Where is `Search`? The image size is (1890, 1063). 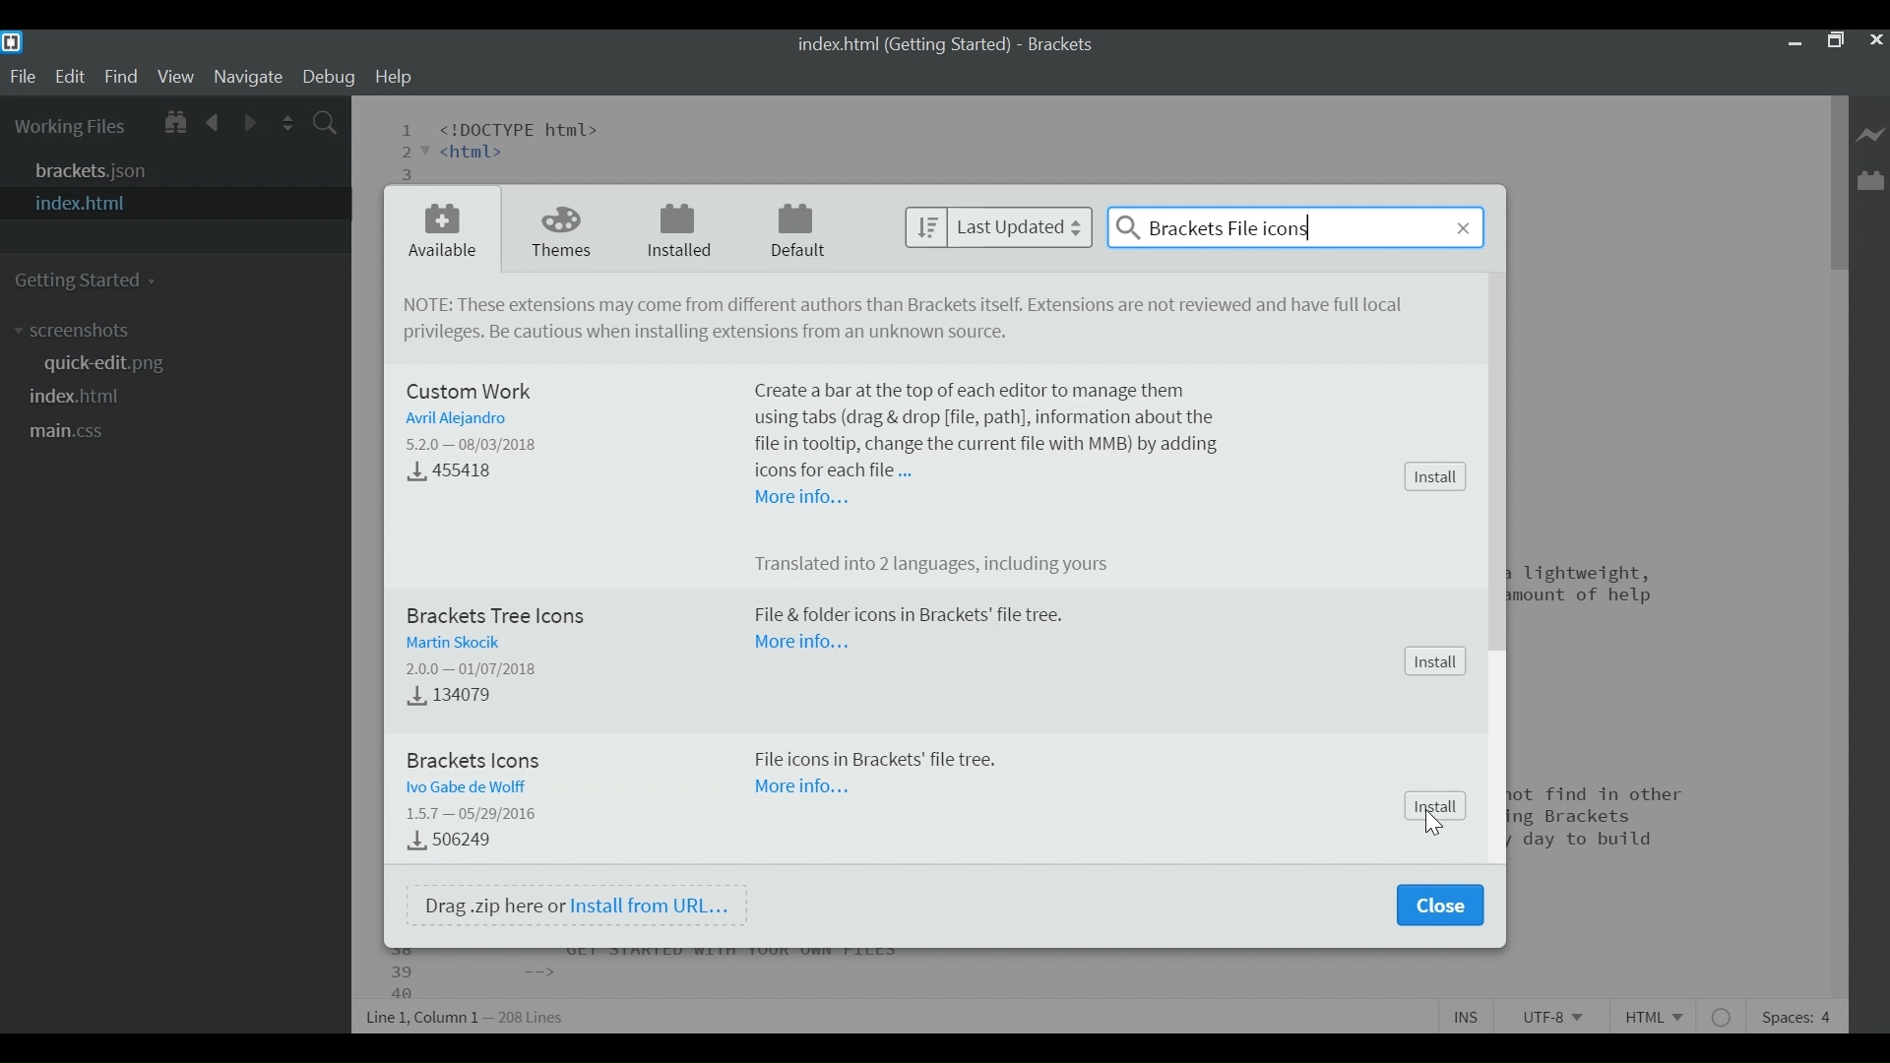
Search is located at coordinates (1295, 226).